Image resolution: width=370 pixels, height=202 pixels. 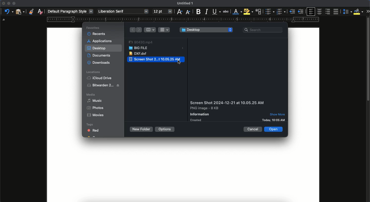 I want to click on bitwarden 2.., so click(x=104, y=85).